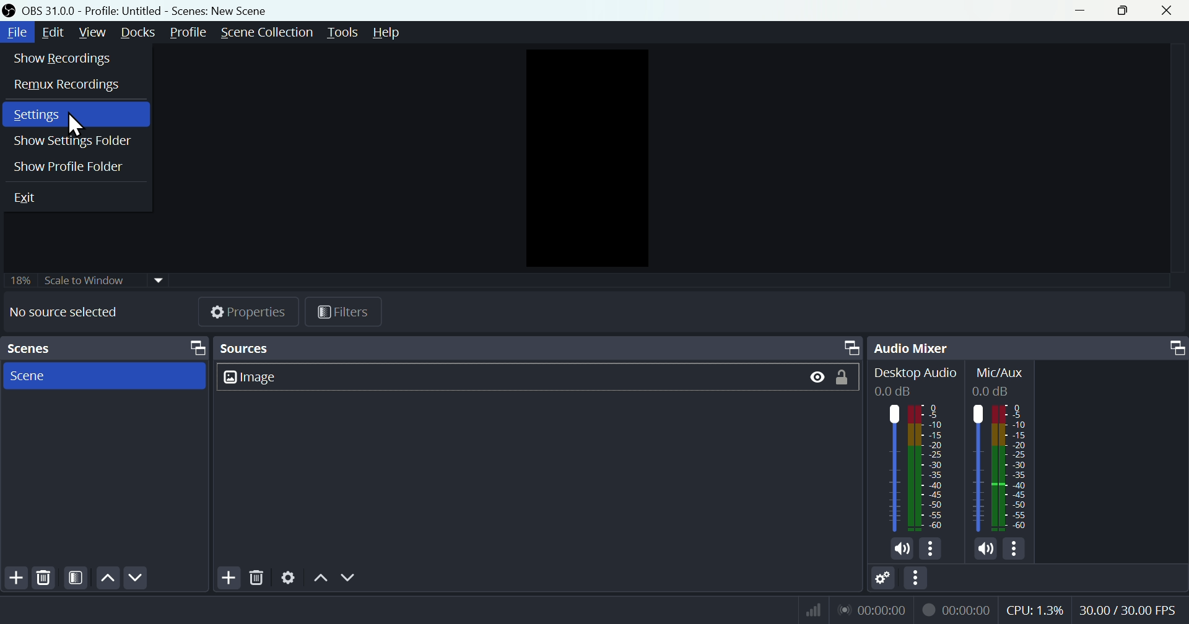 Image resolution: width=1189 pixels, height=624 pixels. Describe the element at coordinates (60, 58) in the screenshot. I see `Show recordings` at that location.